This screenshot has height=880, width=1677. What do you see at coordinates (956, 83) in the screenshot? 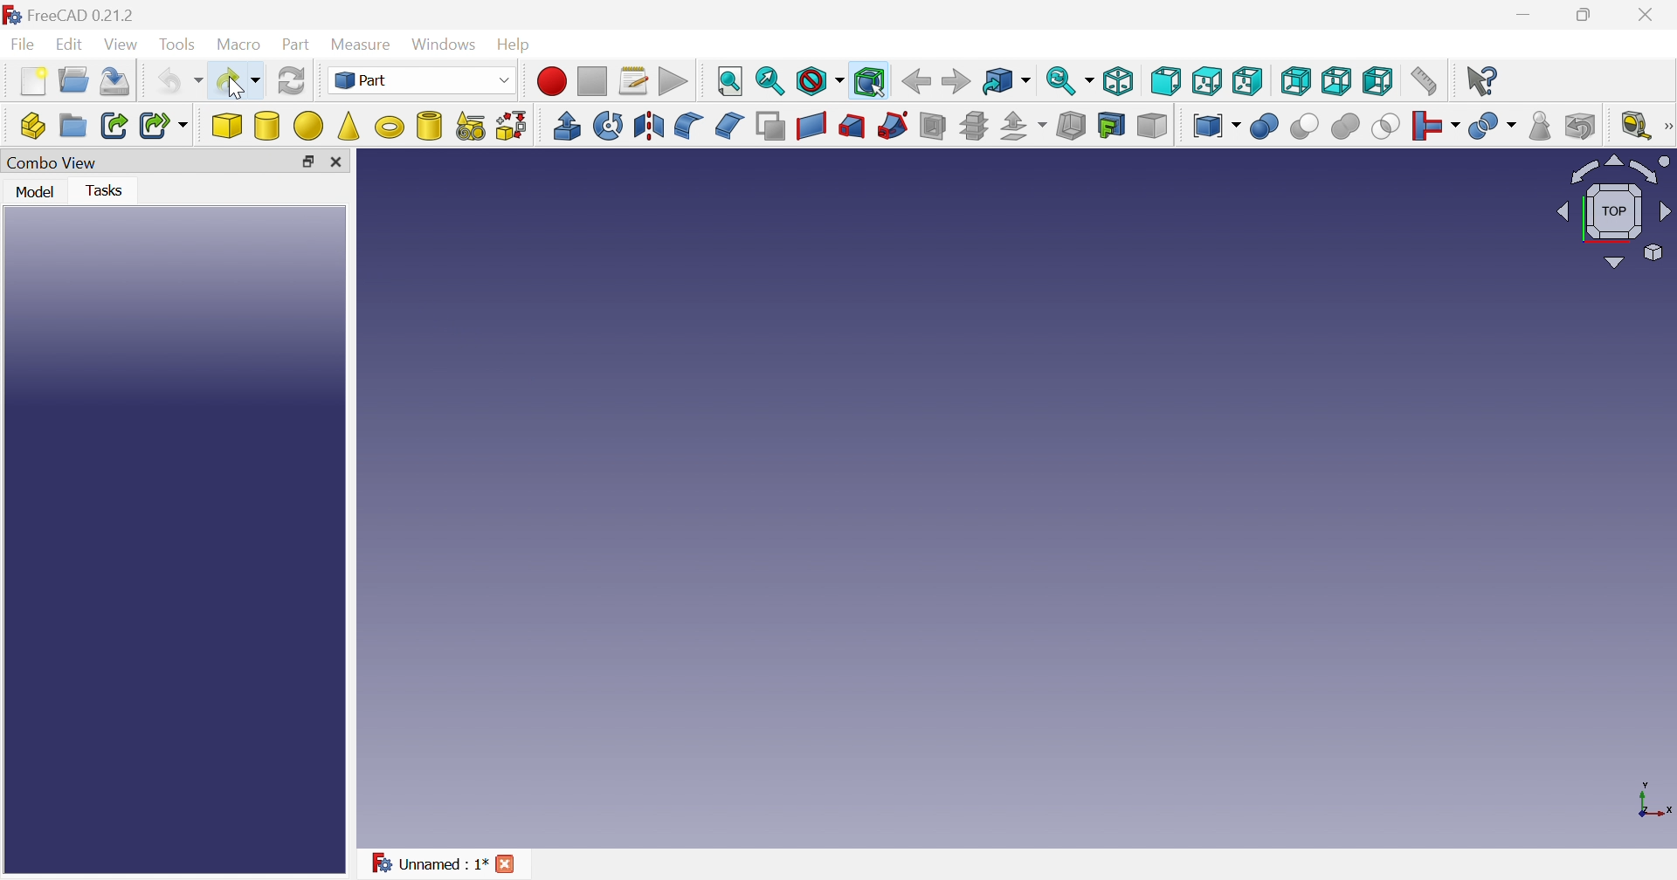
I see `Forward` at bounding box center [956, 83].